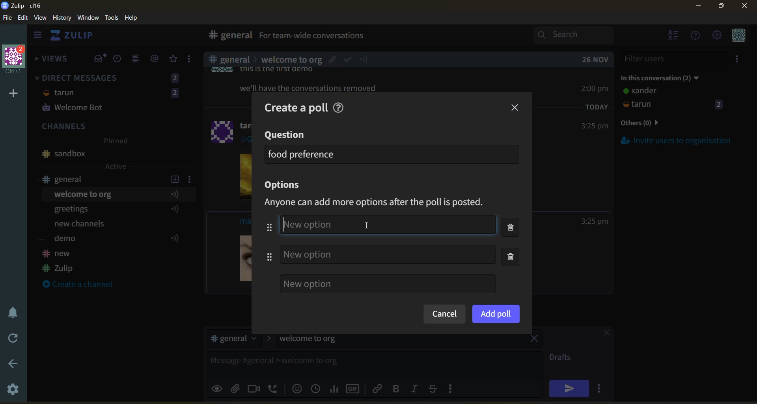  What do you see at coordinates (737, 36) in the screenshot?
I see `personal menu` at bounding box center [737, 36].